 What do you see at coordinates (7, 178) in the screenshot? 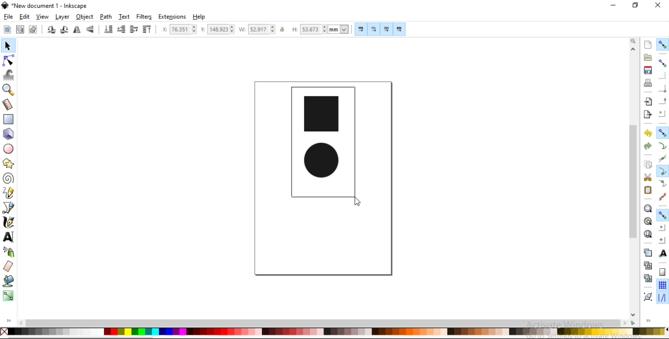
I see `create spiral ` at bounding box center [7, 178].